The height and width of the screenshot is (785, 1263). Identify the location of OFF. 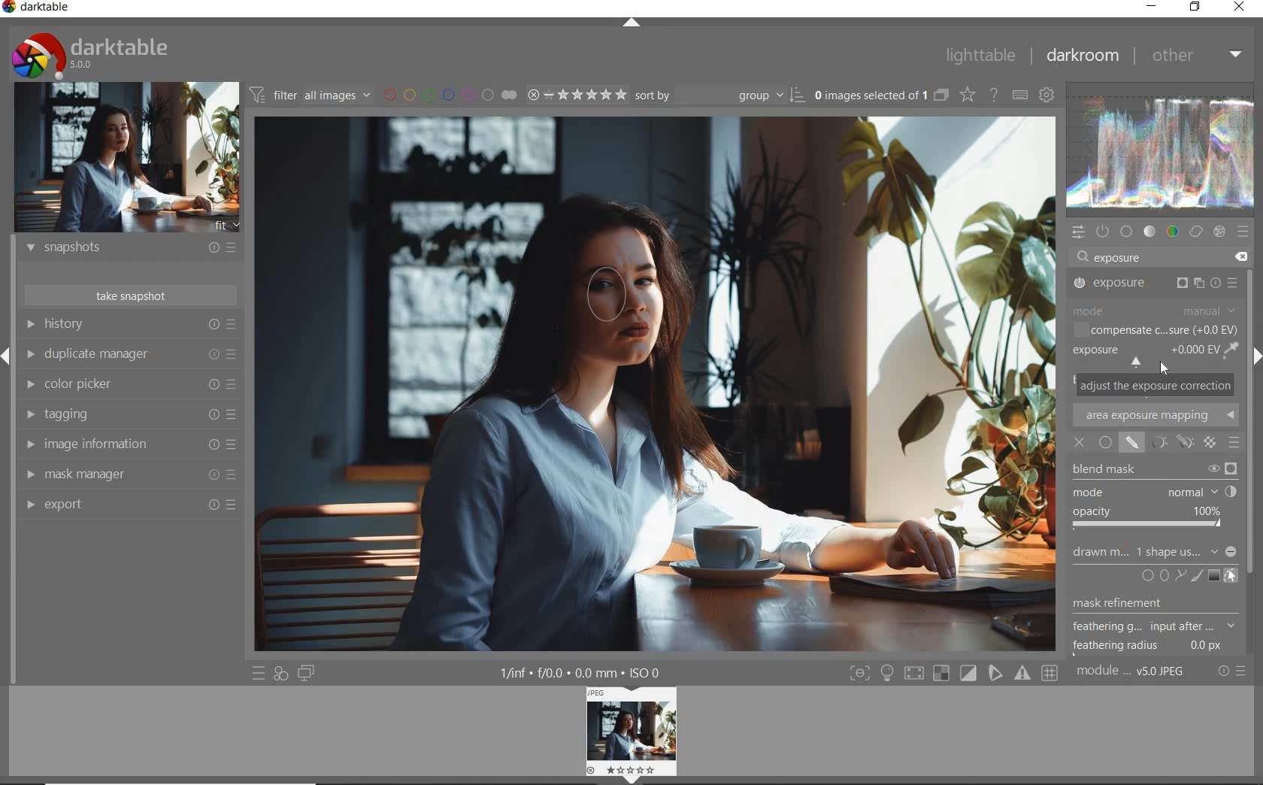
(1079, 444).